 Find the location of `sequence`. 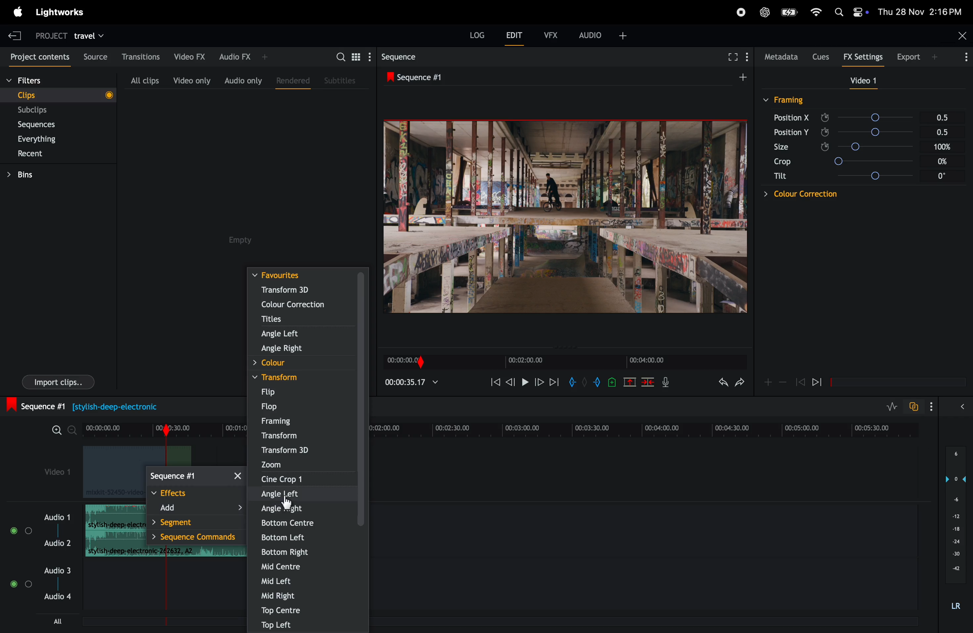

sequence is located at coordinates (408, 56).